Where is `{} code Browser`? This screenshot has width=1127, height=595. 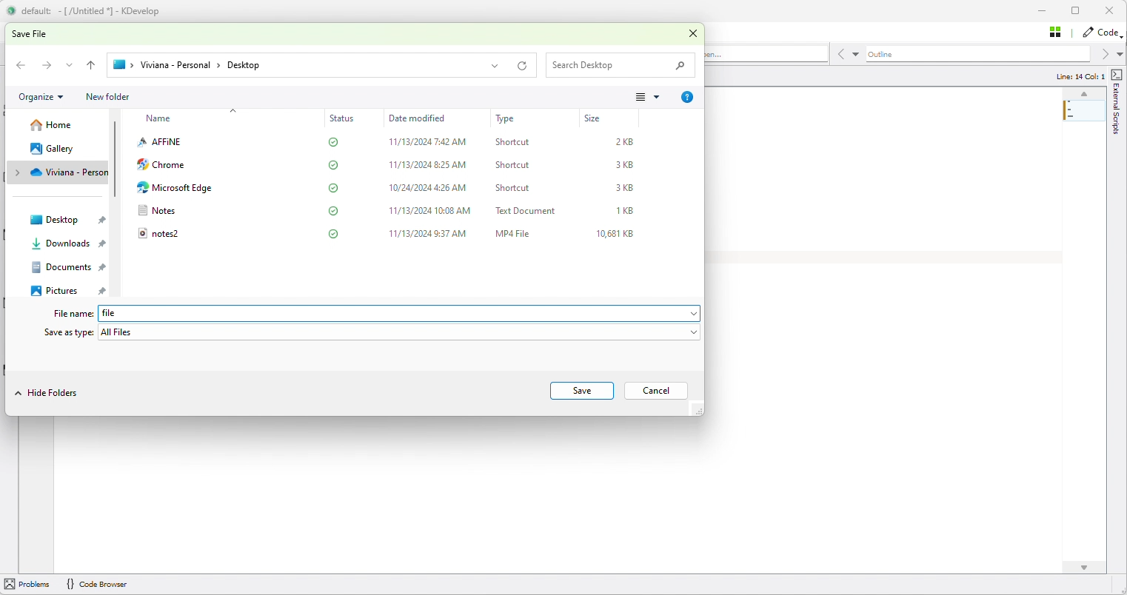
{} code Browser is located at coordinates (96, 583).